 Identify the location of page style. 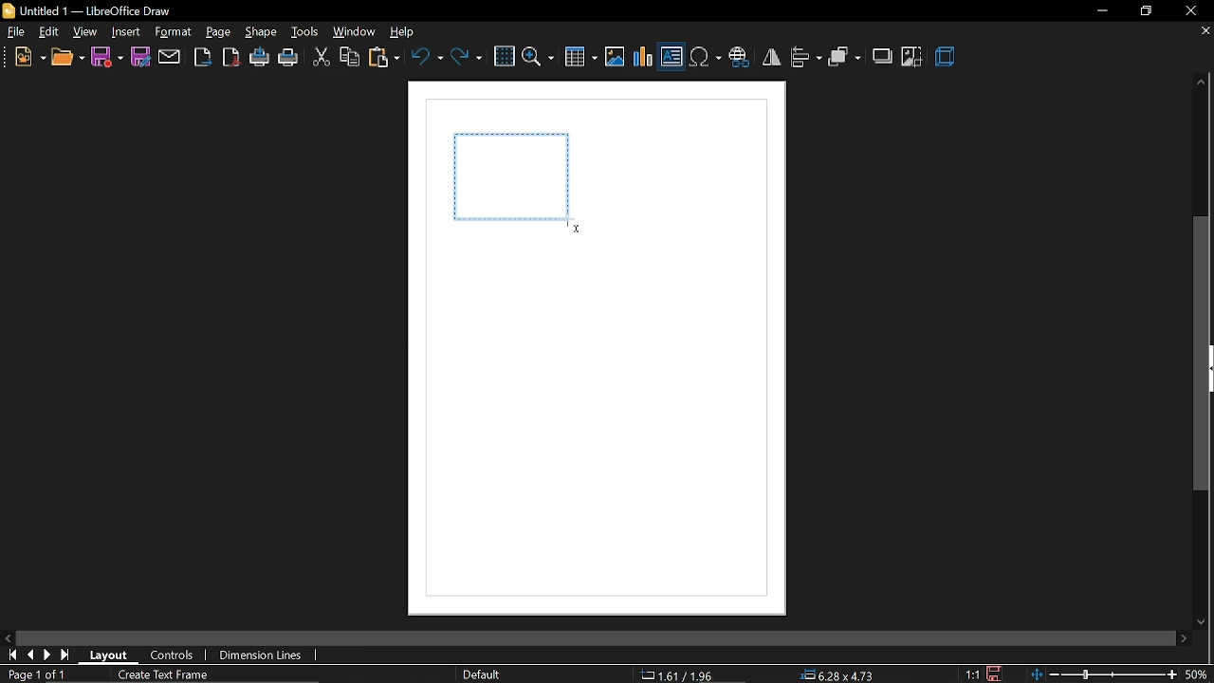
(485, 674).